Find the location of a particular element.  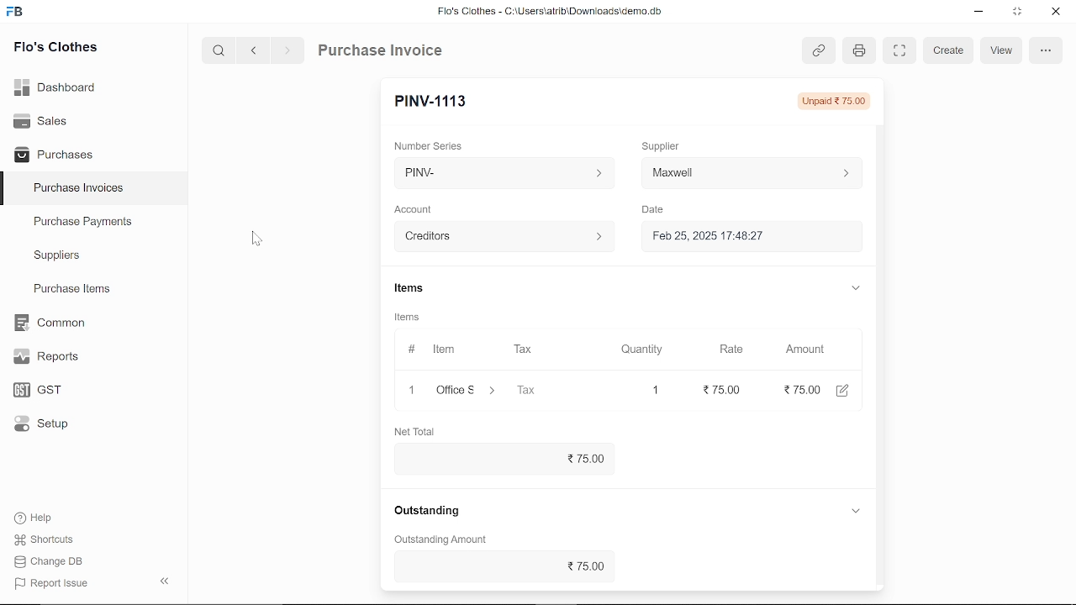

 Feb 25, 2025 17:48:27 is located at coordinates (735, 236).